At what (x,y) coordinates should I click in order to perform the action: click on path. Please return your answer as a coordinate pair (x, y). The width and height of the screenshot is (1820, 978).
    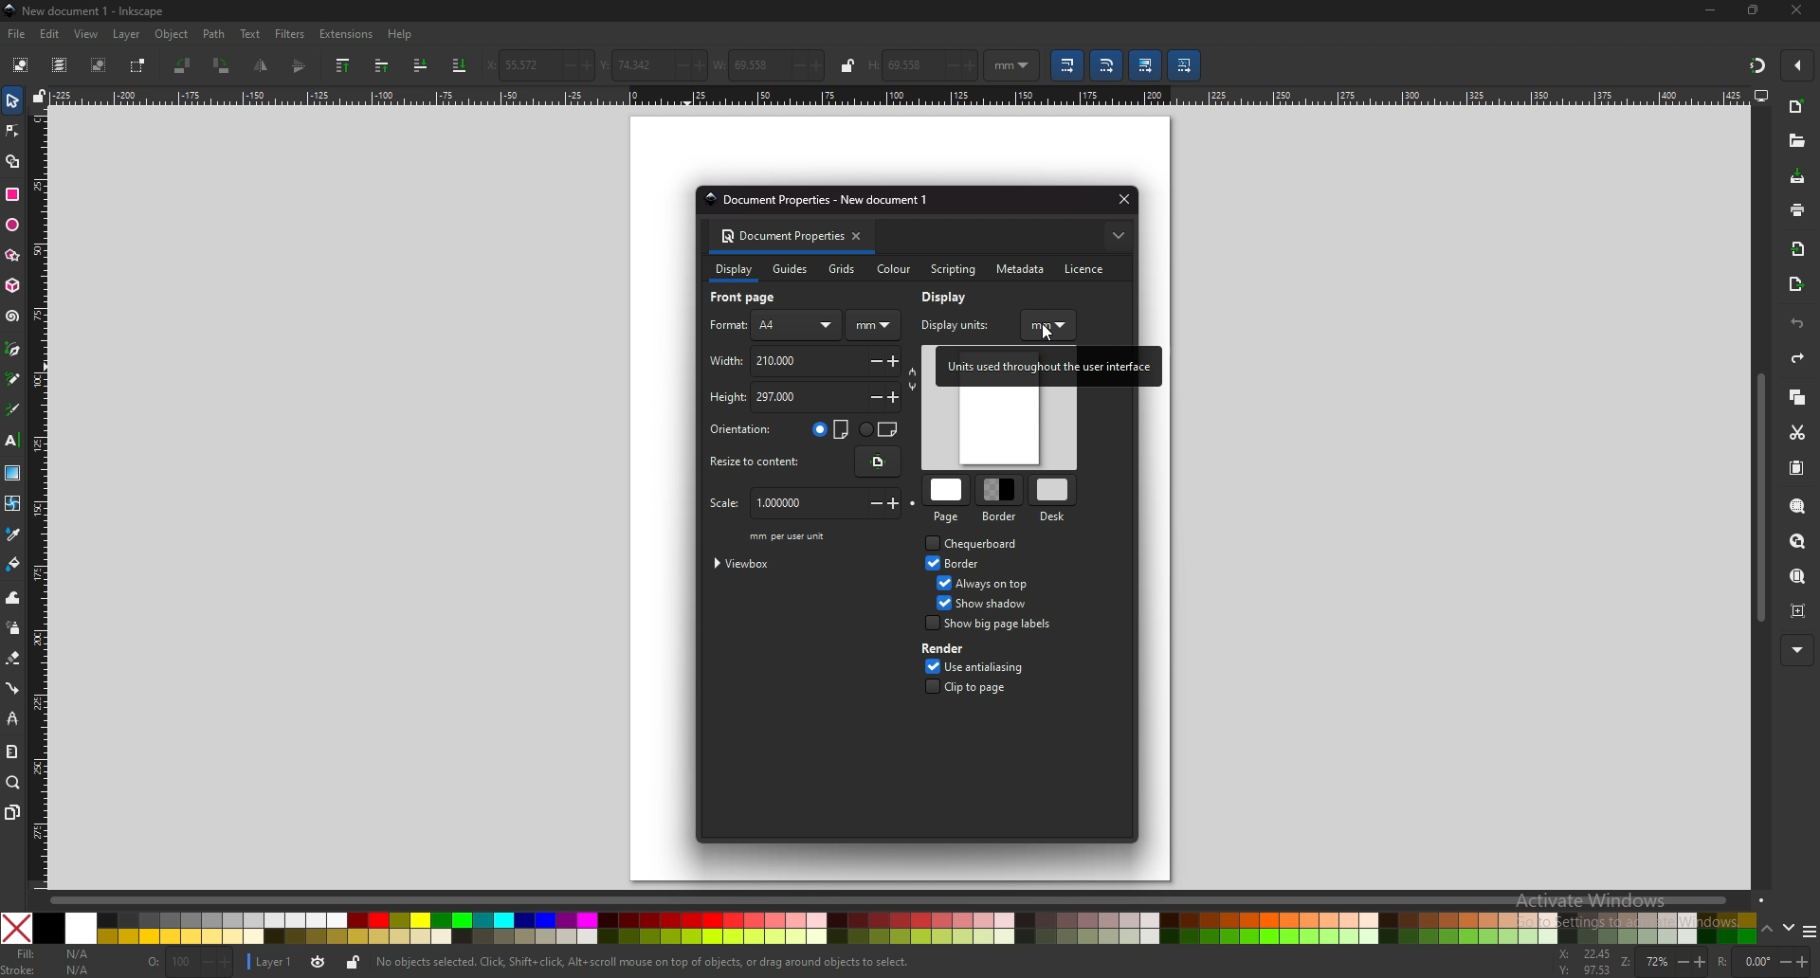
    Looking at the image, I should click on (212, 35).